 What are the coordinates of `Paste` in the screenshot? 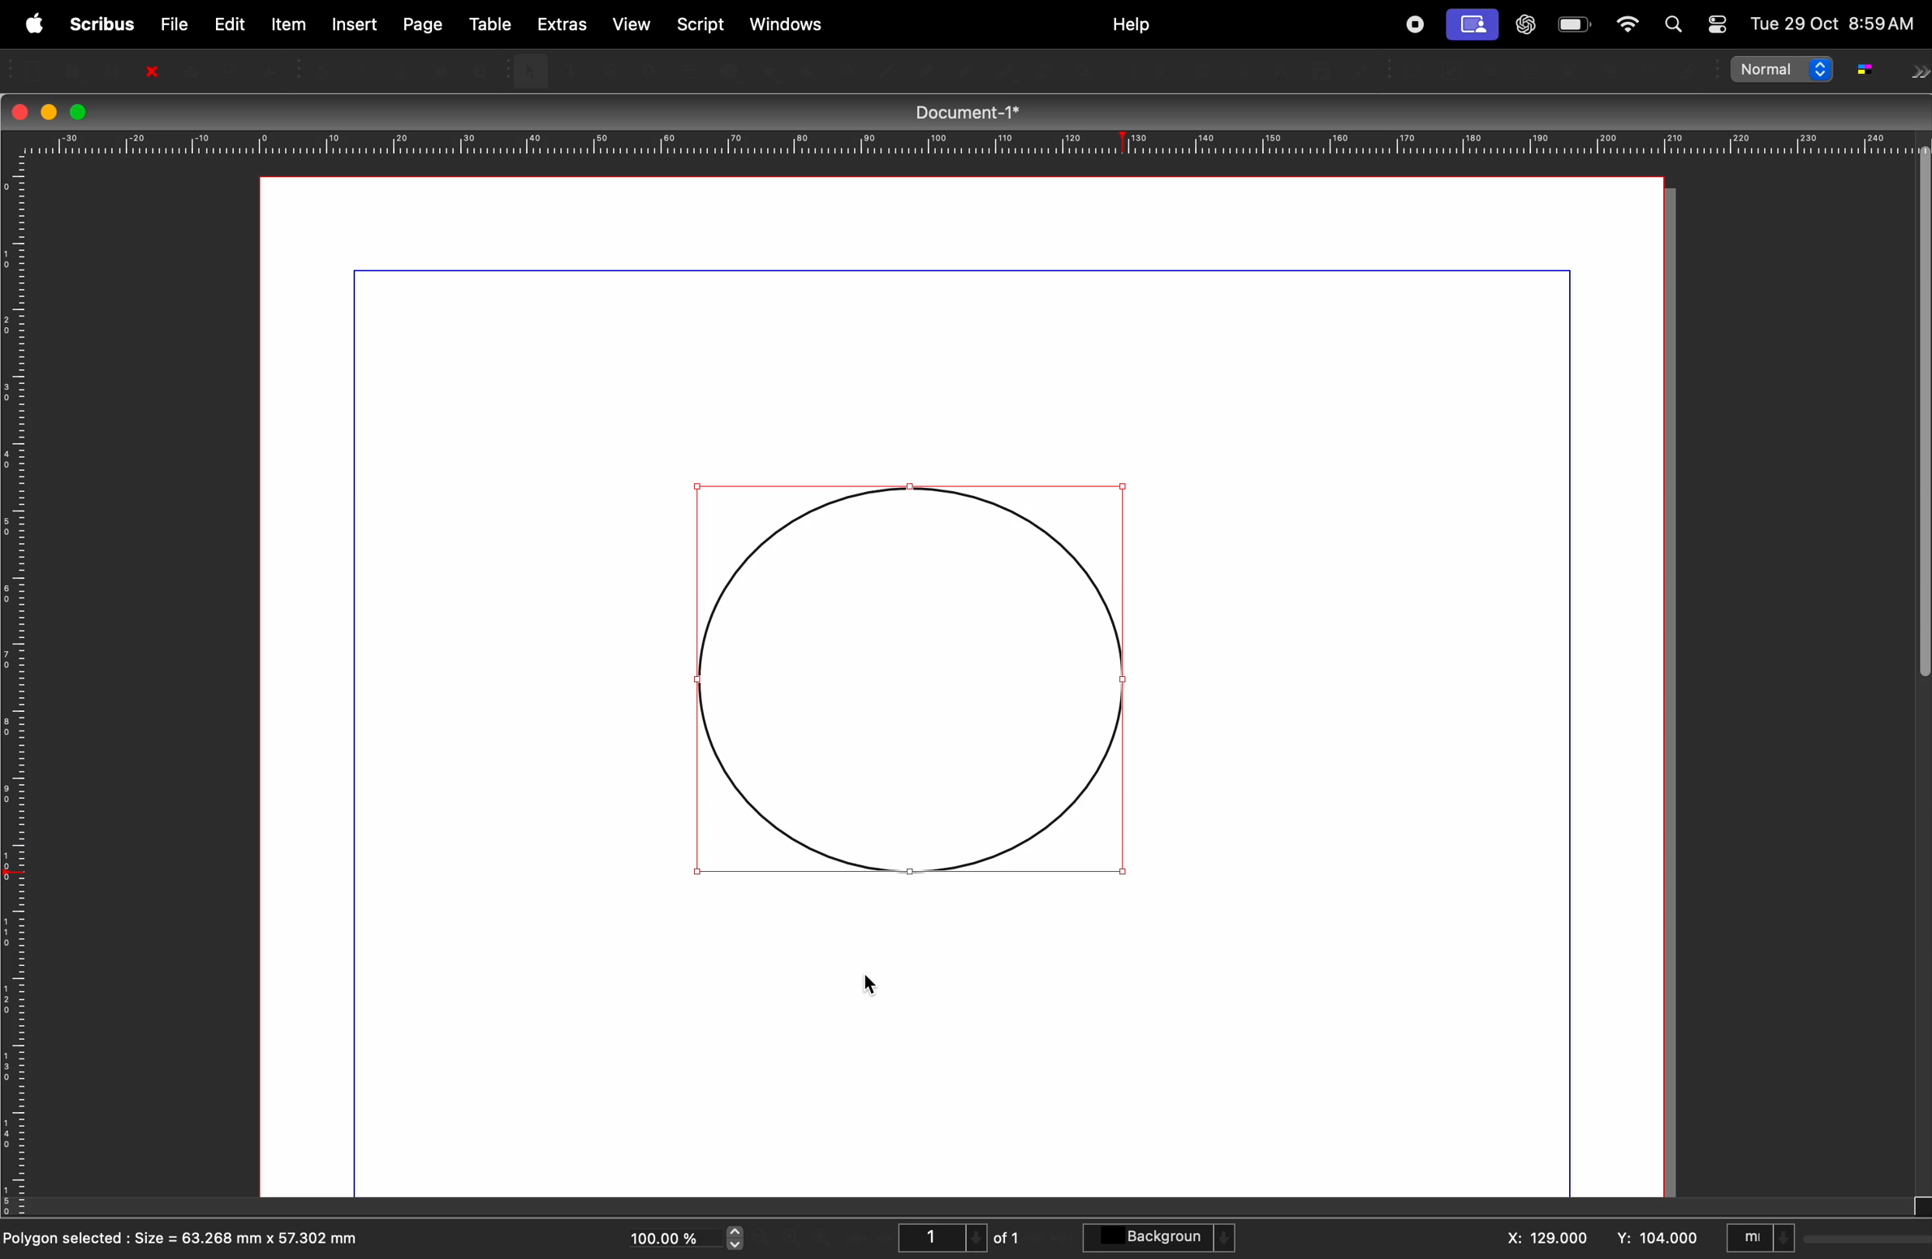 It's located at (485, 68).